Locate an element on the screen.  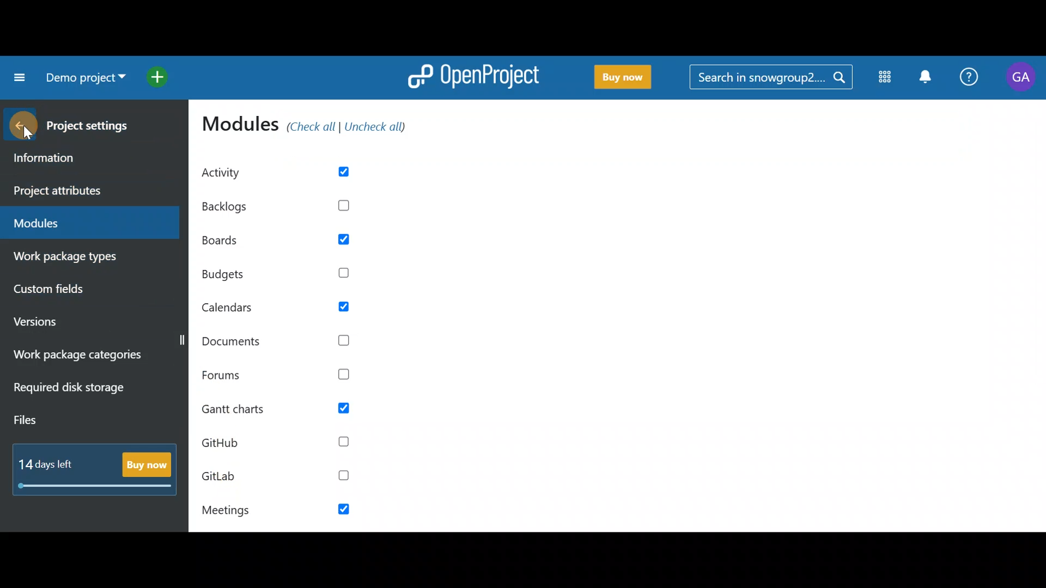
Buy now is located at coordinates (625, 79).